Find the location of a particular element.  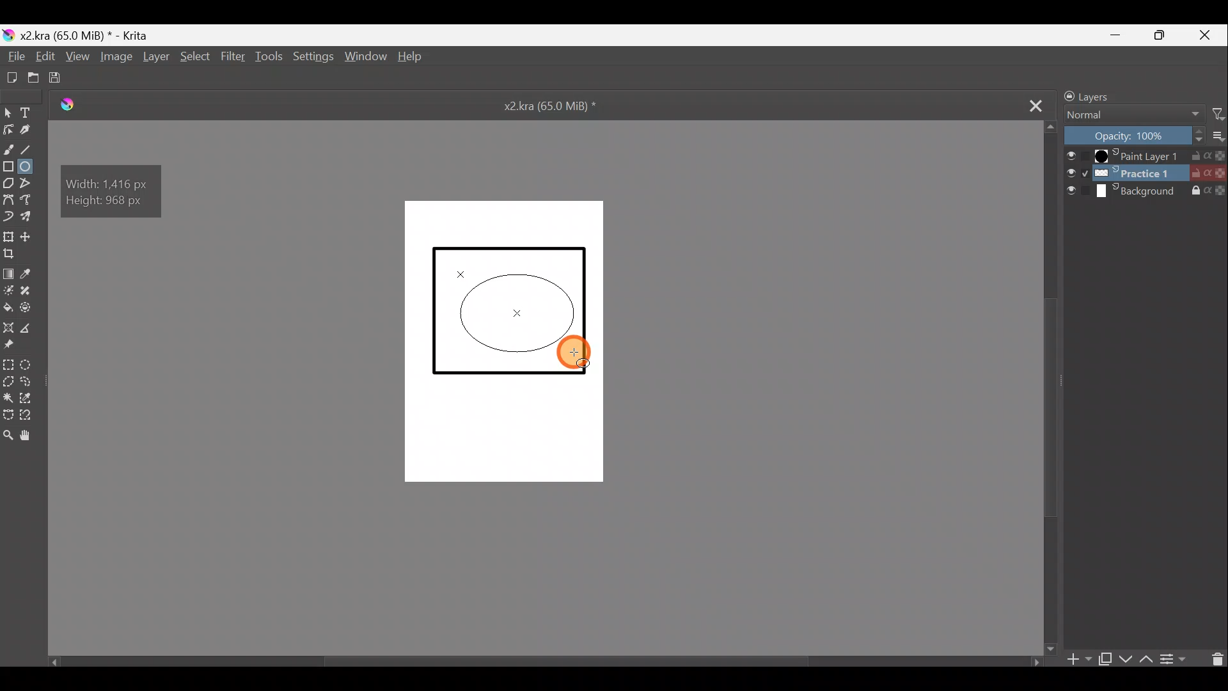

Similar colour selection tool is located at coordinates (29, 398).